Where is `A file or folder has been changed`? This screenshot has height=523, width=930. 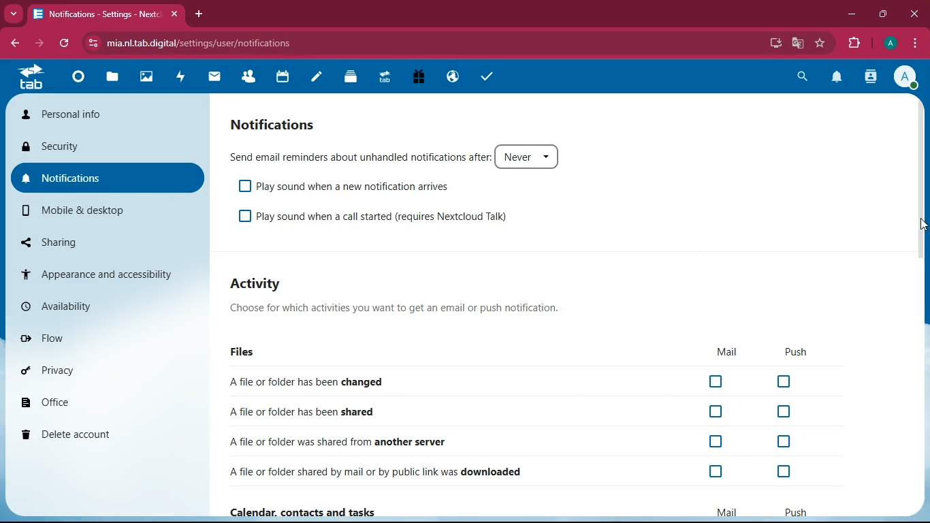
A file or folder has been changed is located at coordinates (309, 381).